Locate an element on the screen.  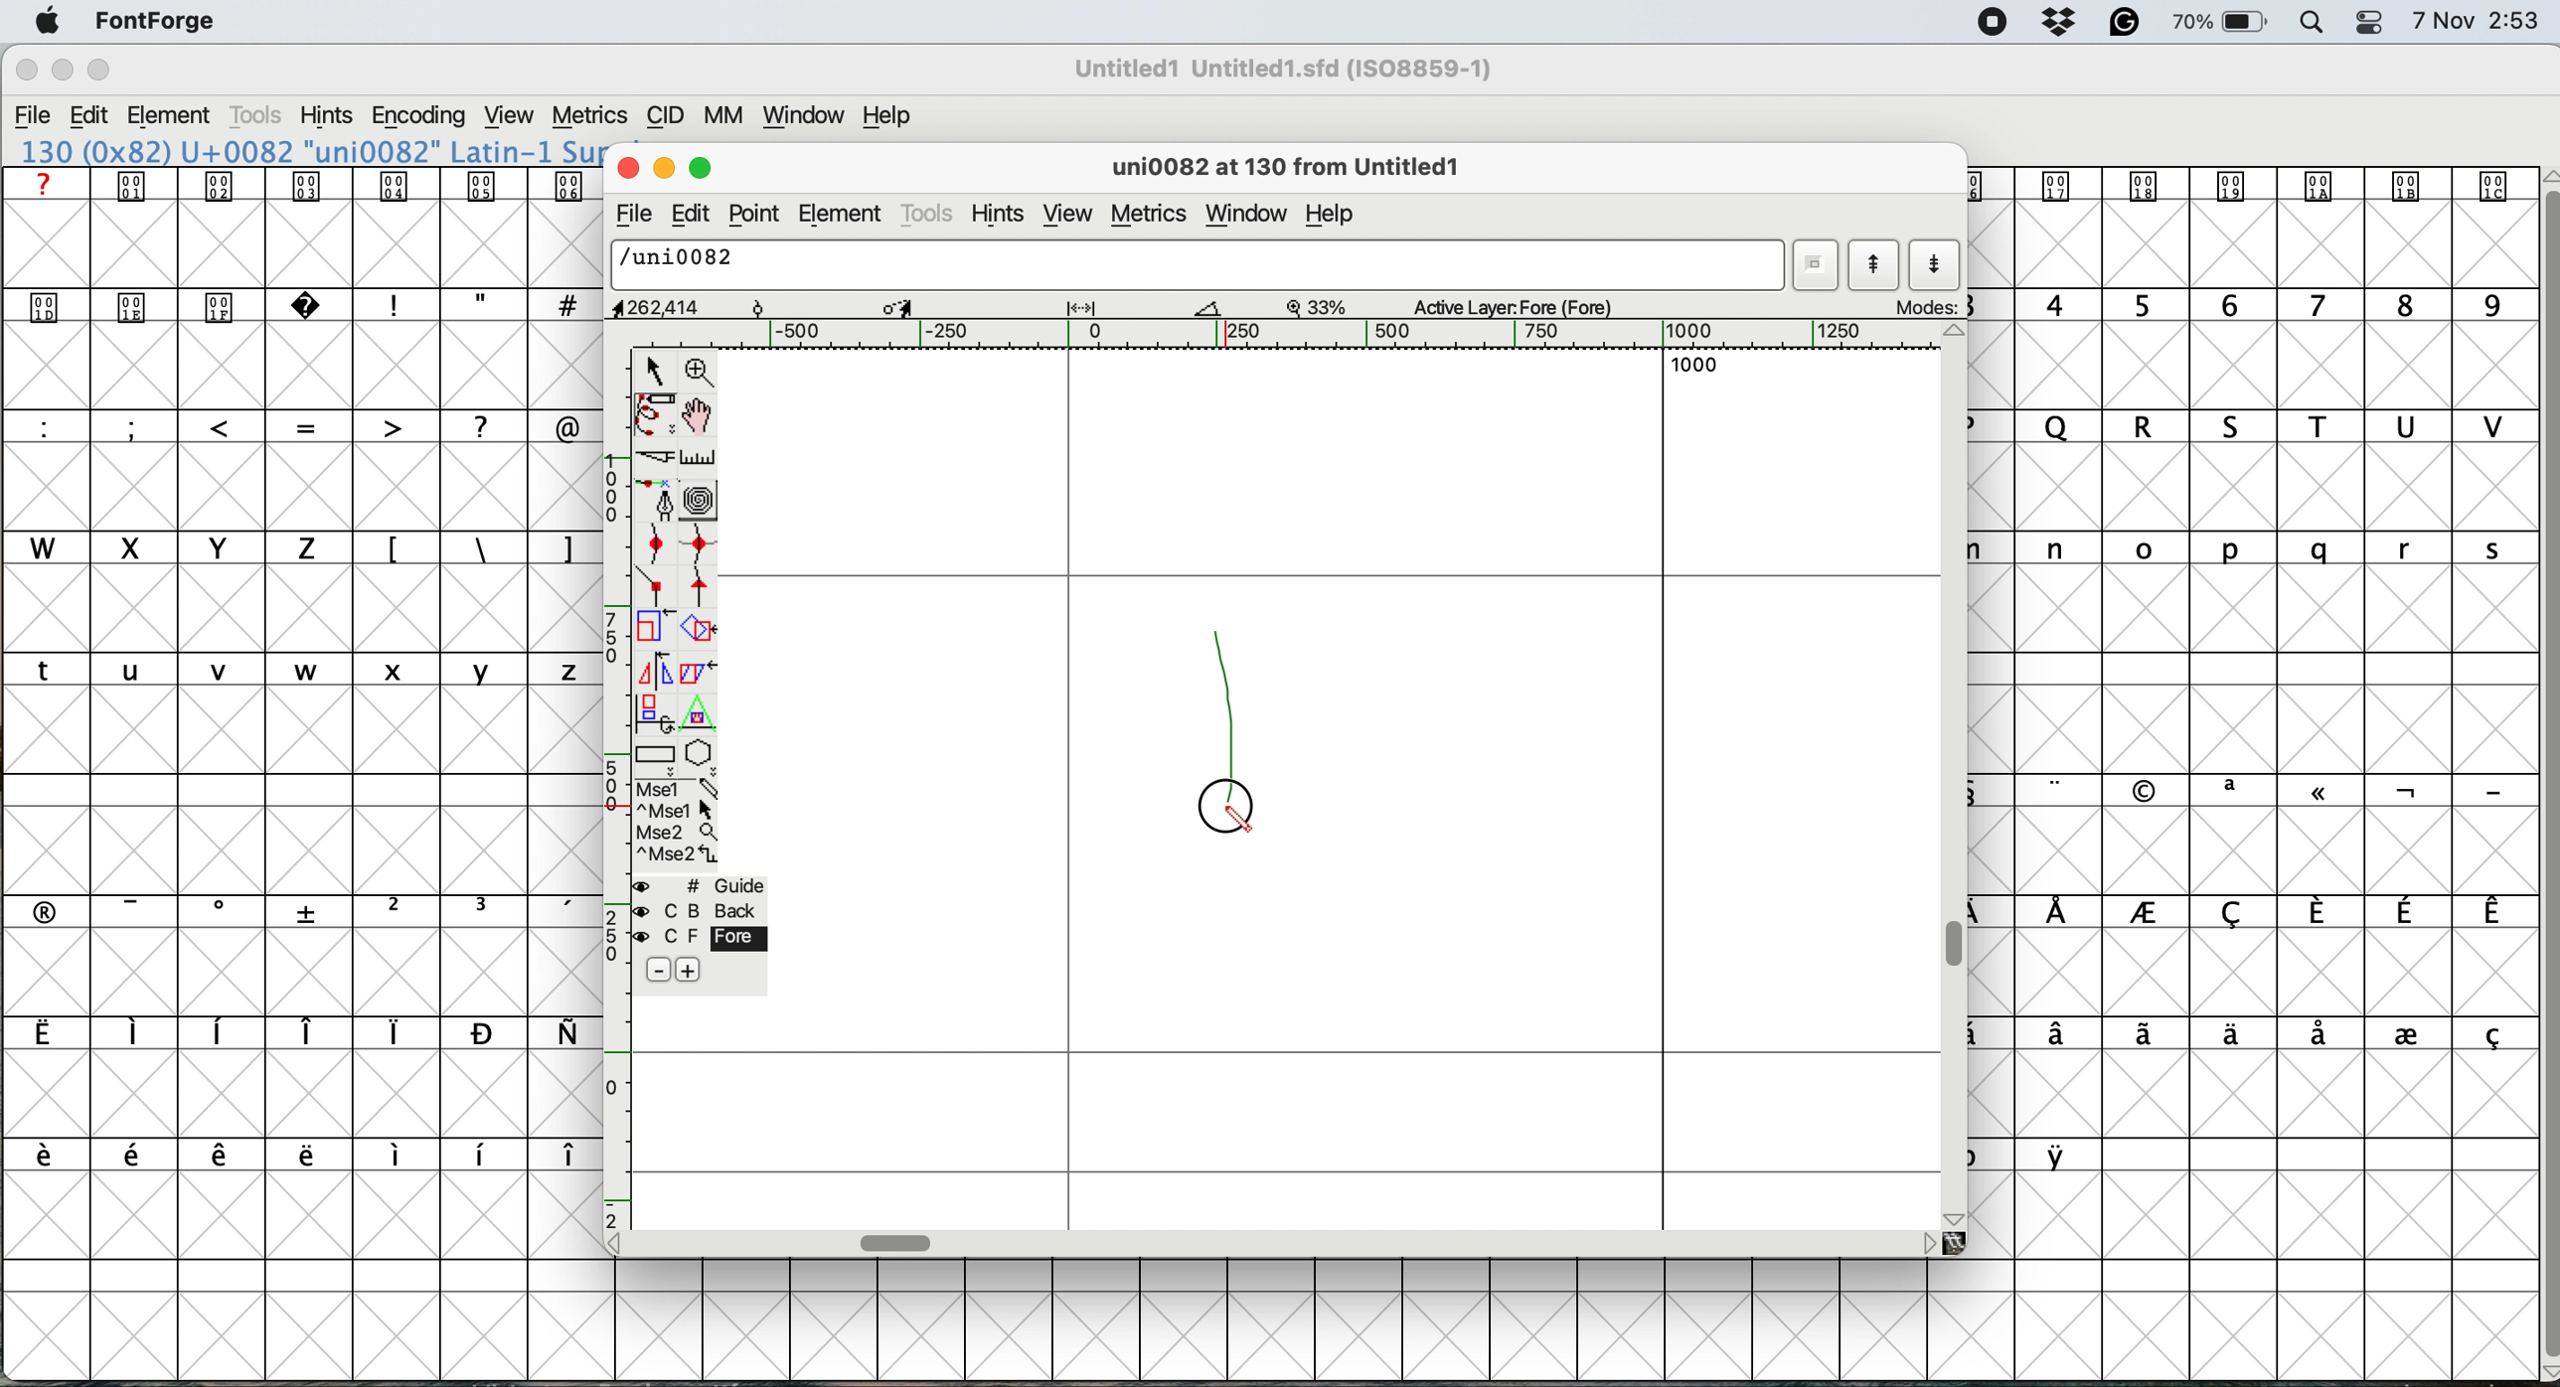
add a comer point is located at coordinates (657, 589).